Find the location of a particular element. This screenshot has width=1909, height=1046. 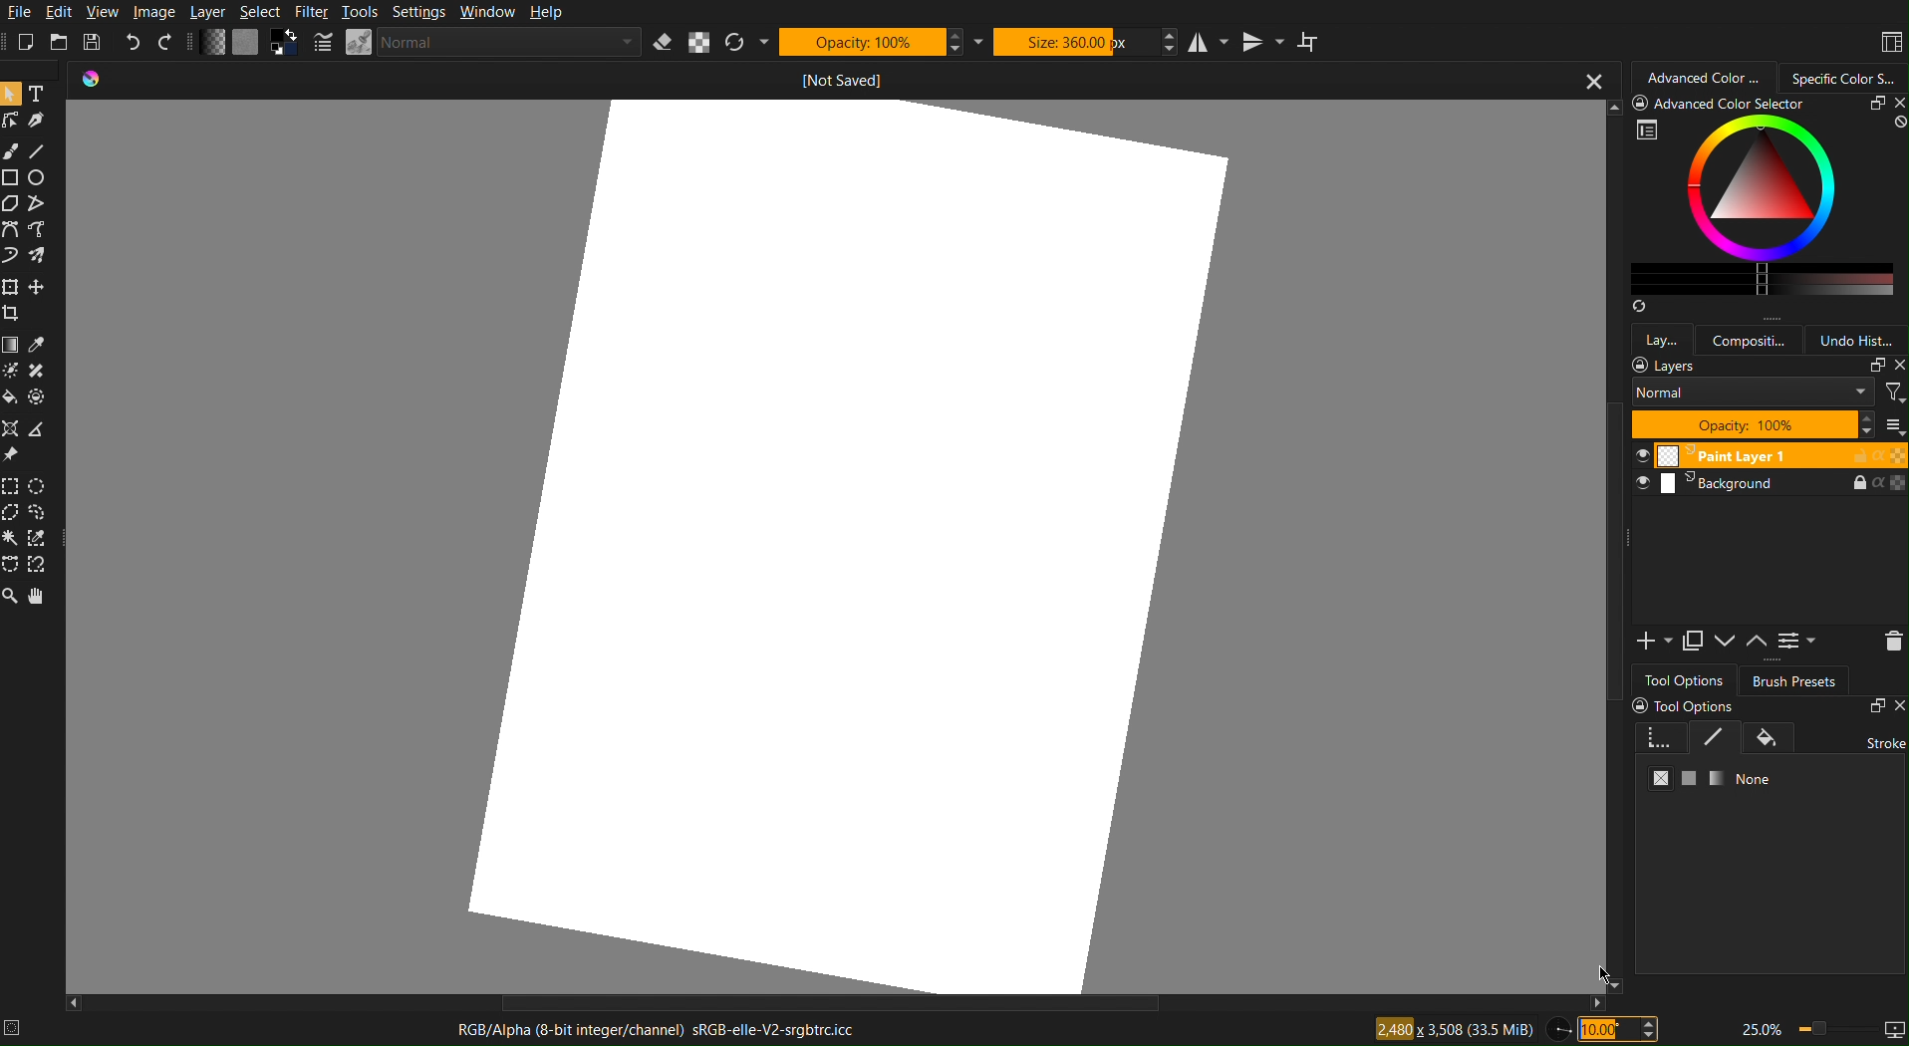

close is located at coordinates (1594, 78).